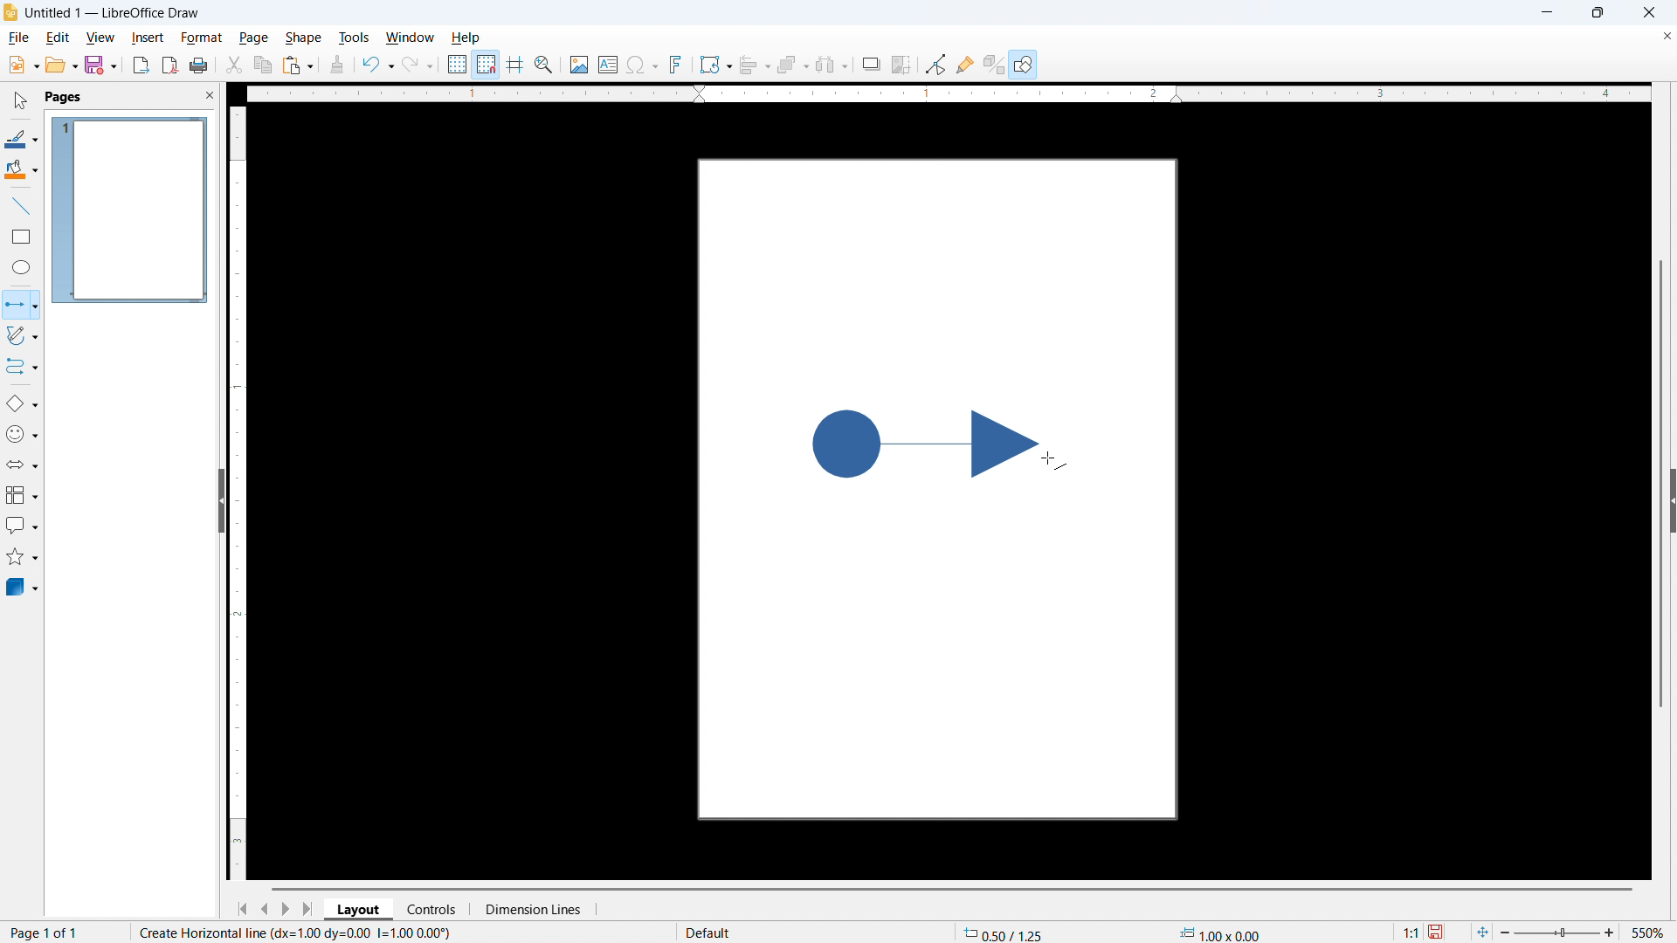  I want to click on Close panel , so click(209, 94).